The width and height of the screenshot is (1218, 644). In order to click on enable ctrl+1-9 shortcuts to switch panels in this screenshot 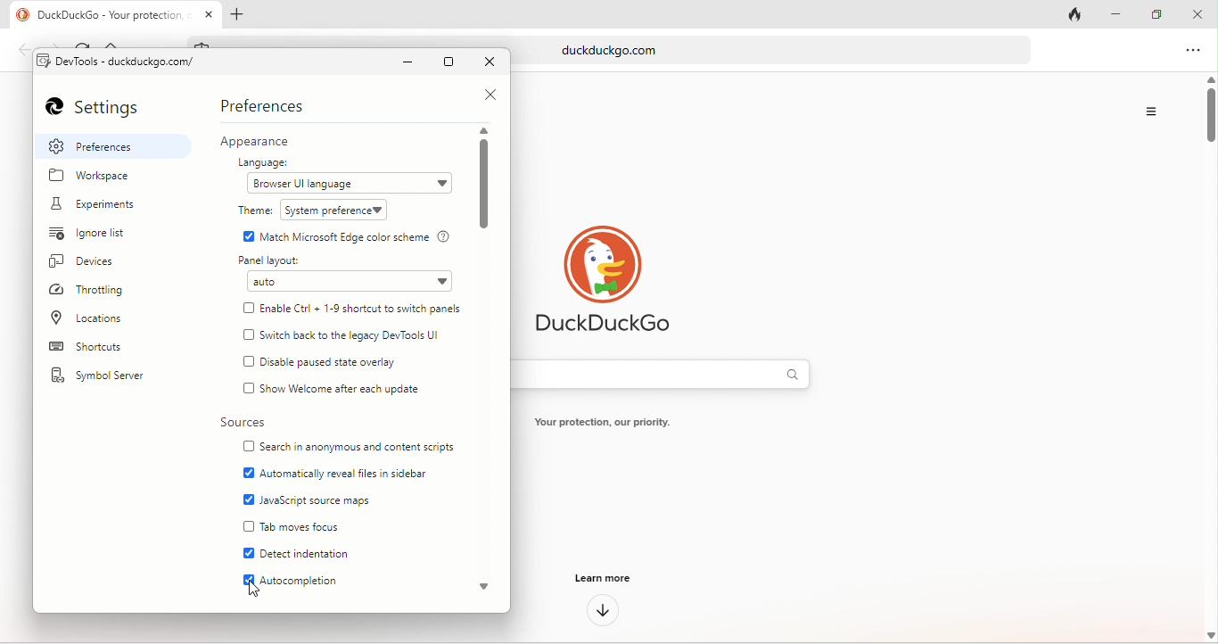, I will do `click(366, 307)`.